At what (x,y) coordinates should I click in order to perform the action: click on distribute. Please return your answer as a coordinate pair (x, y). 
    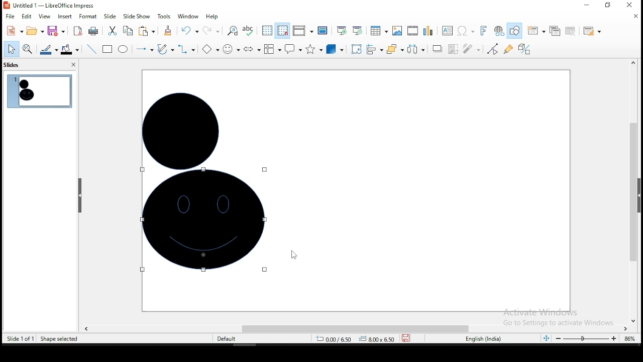
    Looking at the image, I should click on (415, 49).